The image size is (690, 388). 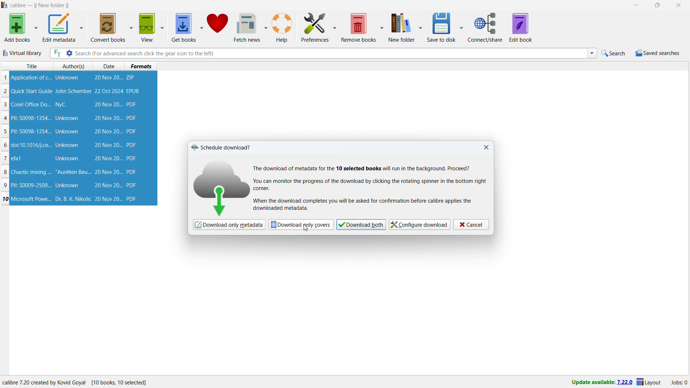 I want to click on add books options, so click(x=36, y=27).